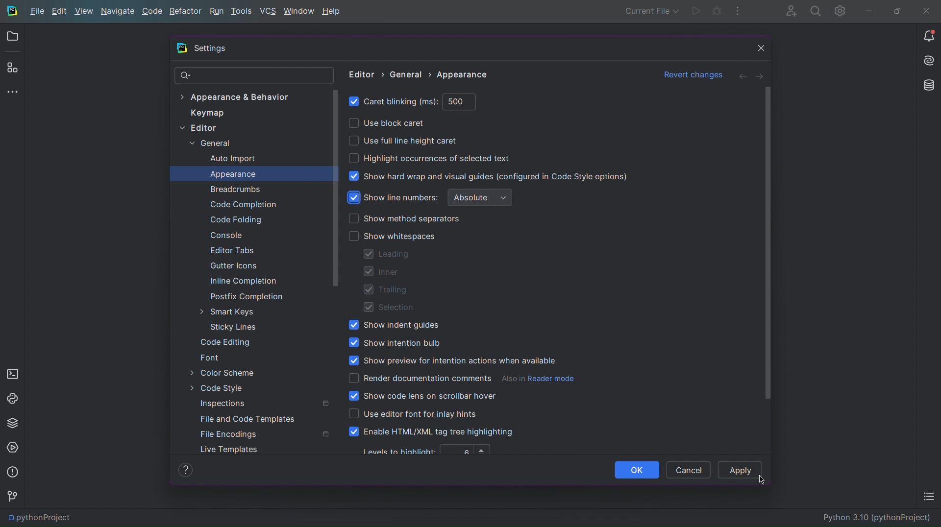 This screenshot has width=941, height=527. Describe the element at coordinates (14, 37) in the screenshot. I see `Open` at that location.